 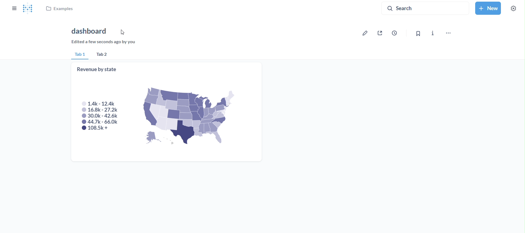 What do you see at coordinates (366, 33) in the screenshot?
I see `edit dashboard` at bounding box center [366, 33].